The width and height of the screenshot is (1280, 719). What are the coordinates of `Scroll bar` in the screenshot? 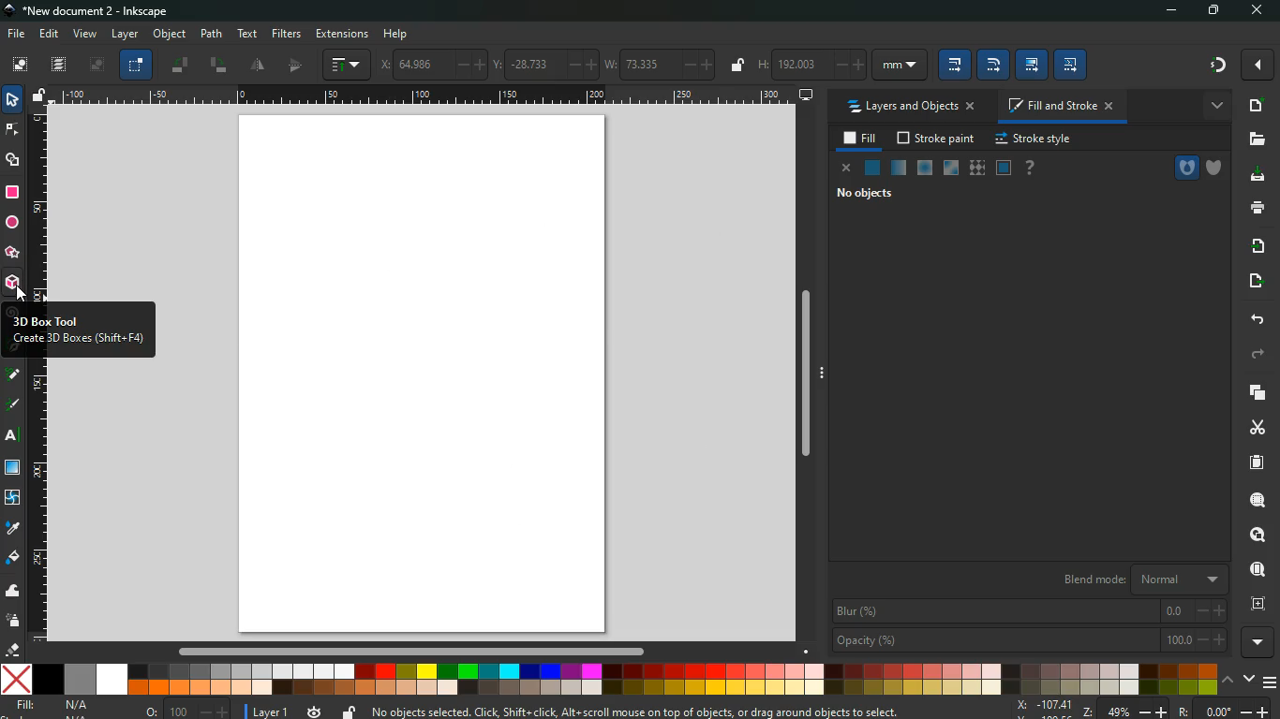 It's located at (409, 652).